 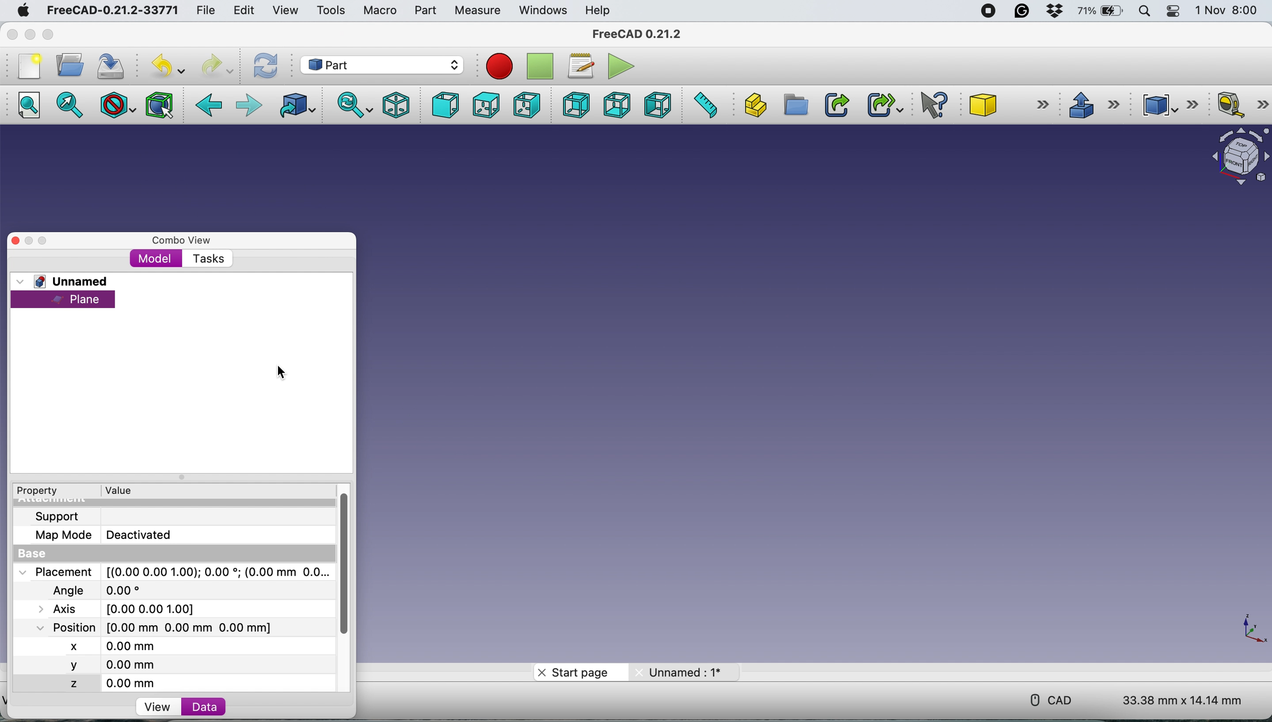 What do you see at coordinates (1103, 11) in the screenshot?
I see `battery` at bounding box center [1103, 11].